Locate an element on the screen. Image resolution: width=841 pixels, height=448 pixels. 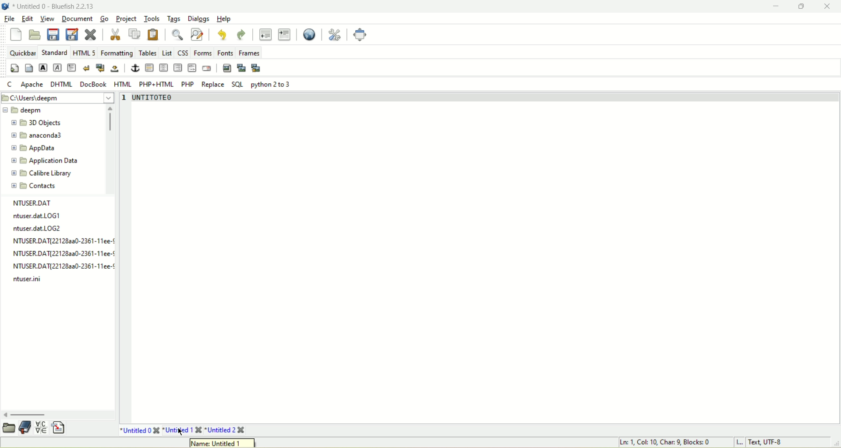
Tools is located at coordinates (151, 18).